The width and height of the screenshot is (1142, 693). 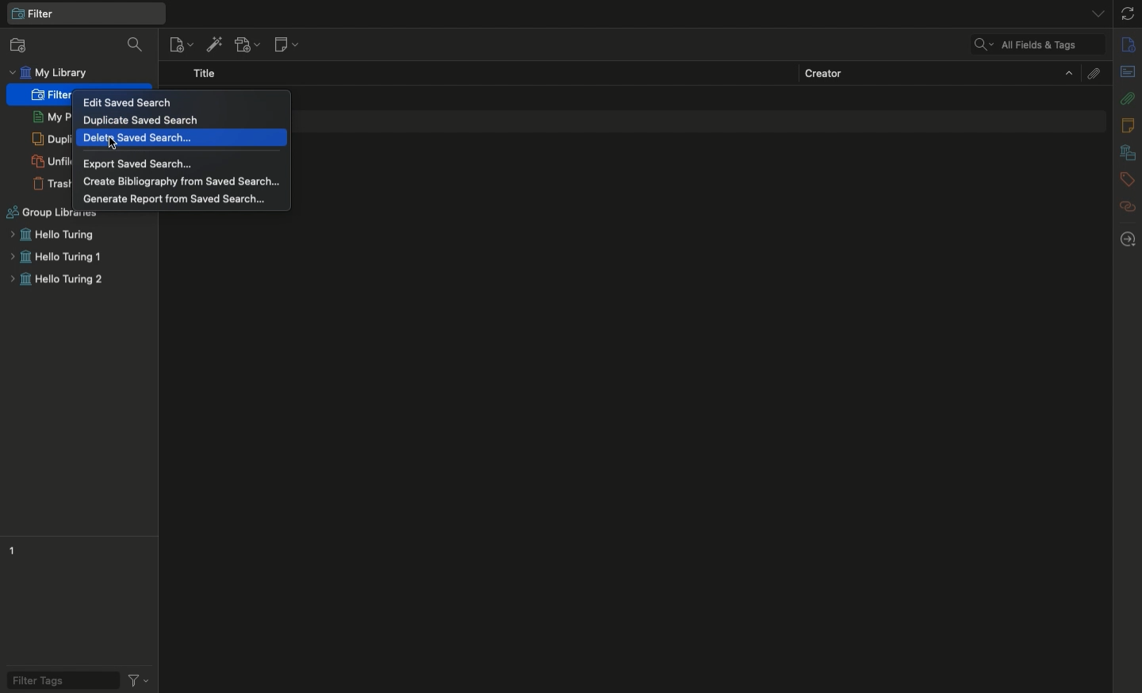 I want to click on Hello turing 1, so click(x=56, y=258).